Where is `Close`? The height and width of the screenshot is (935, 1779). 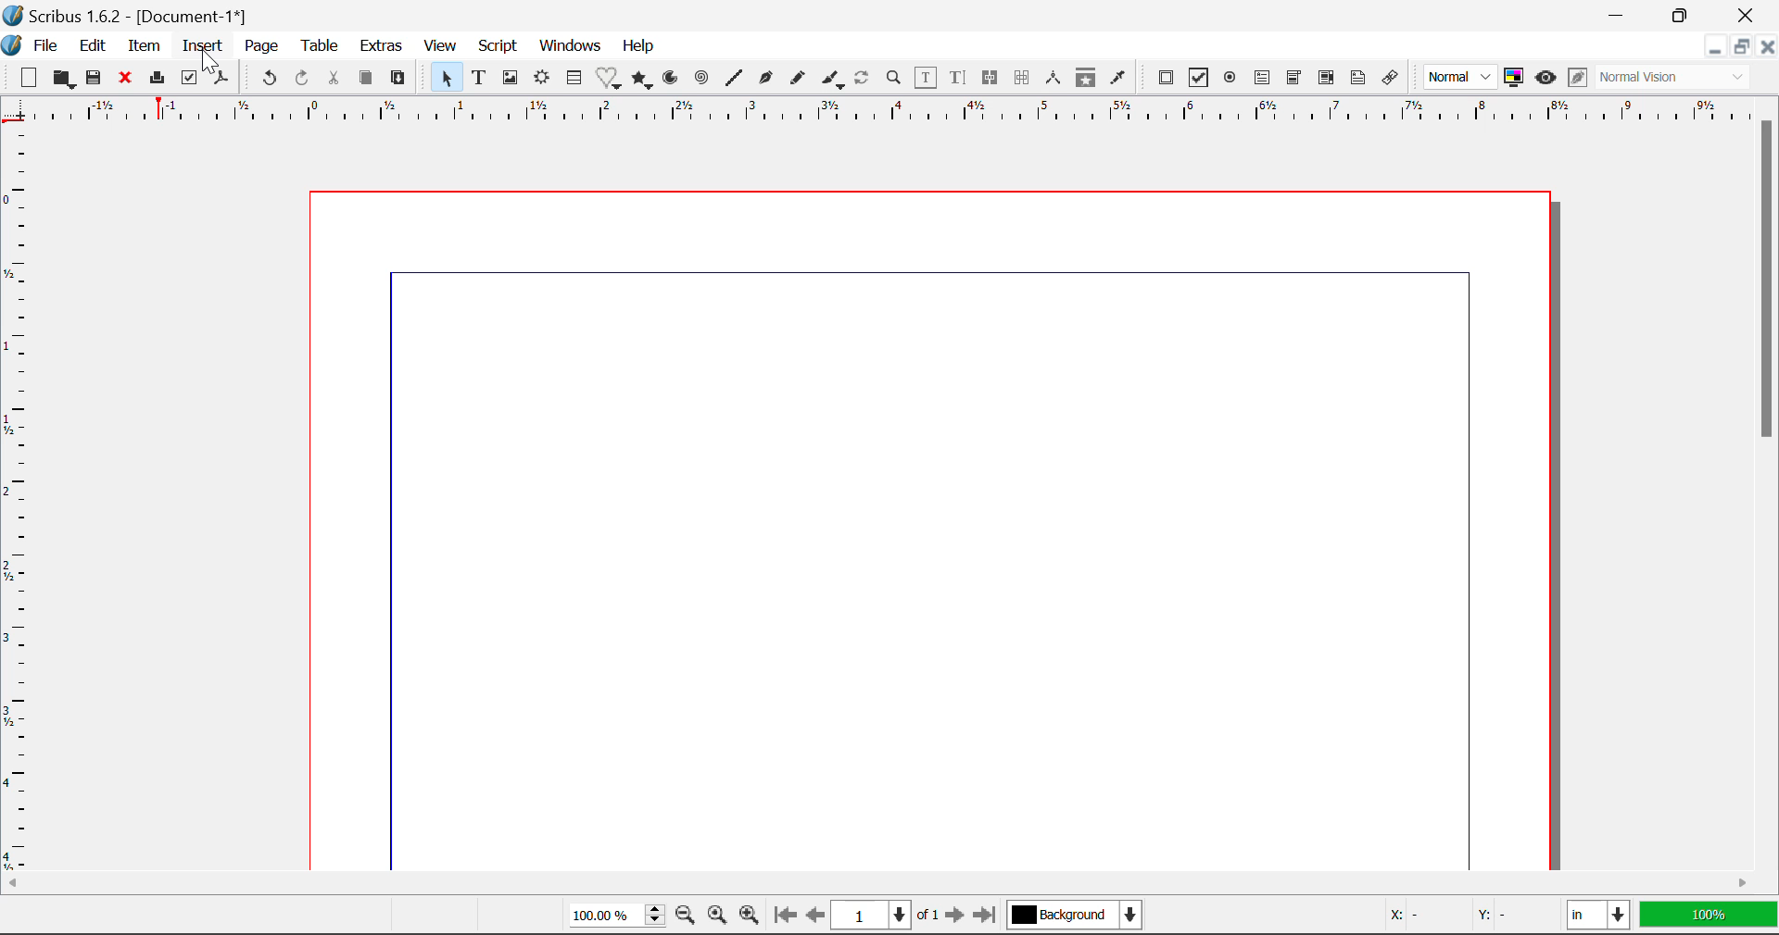 Close is located at coordinates (1768, 49).